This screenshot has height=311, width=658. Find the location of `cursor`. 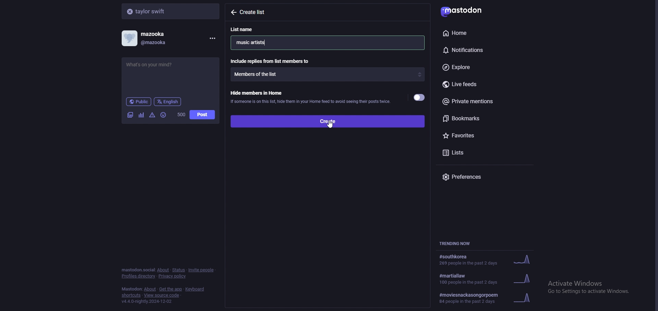

cursor is located at coordinates (330, 125).